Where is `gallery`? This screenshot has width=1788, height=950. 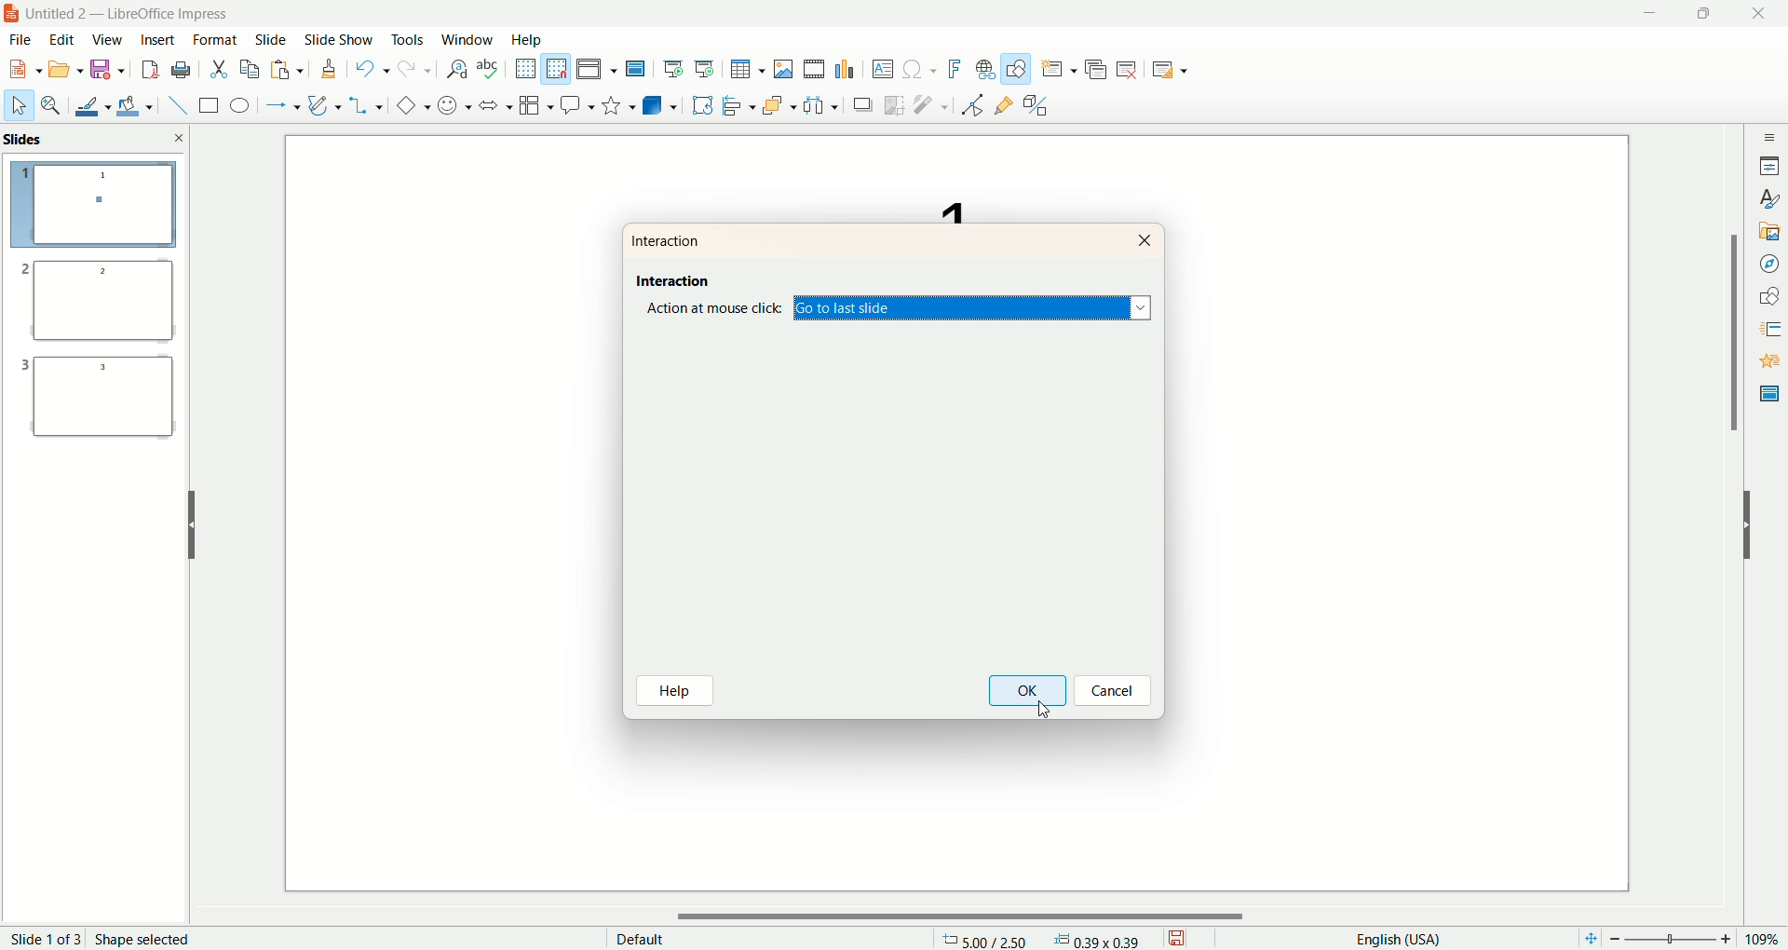
gallery is located at coordinates (1769, 231).